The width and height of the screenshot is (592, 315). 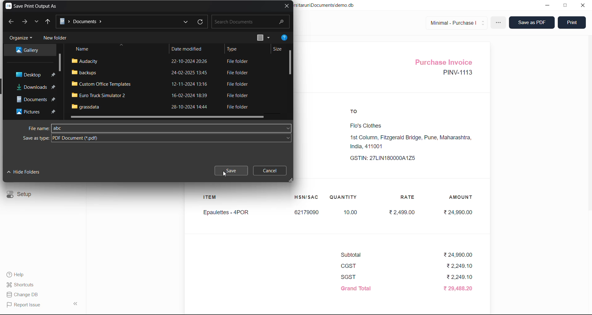 What do you see at coordinates (76, 138) in the screenshot?
I see `PDF Document (*.pdf)` at bounding box center [76, 138].